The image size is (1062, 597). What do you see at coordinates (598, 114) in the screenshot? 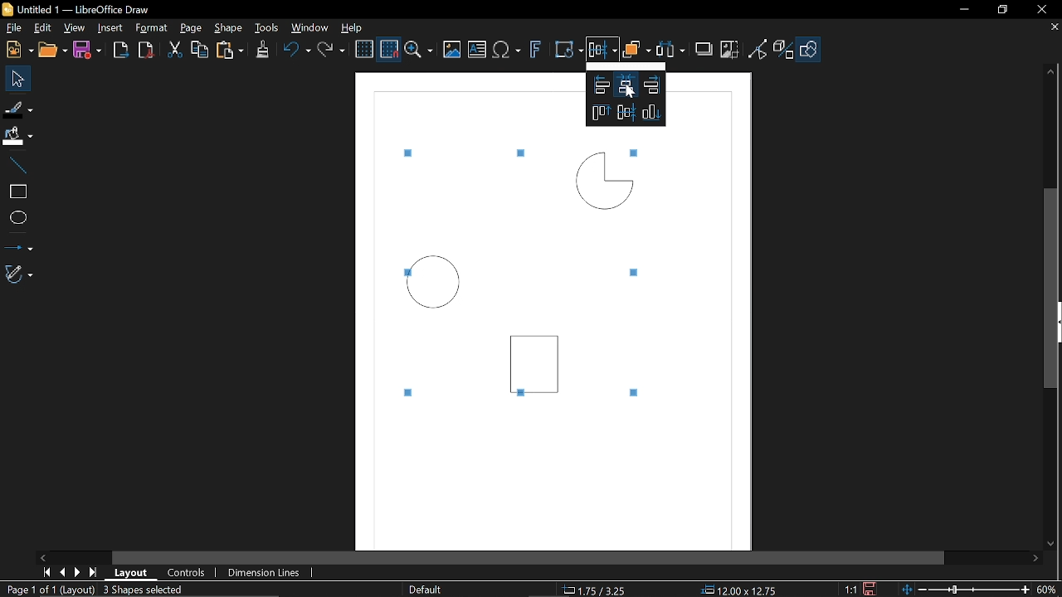
I see `Align top` at bounding box center [598, 114].